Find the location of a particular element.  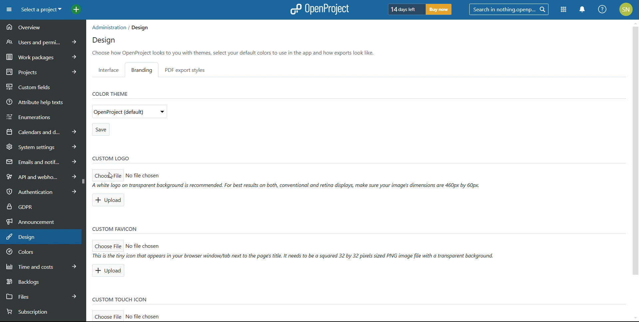

Cursor is located at coordinates (110, 177).